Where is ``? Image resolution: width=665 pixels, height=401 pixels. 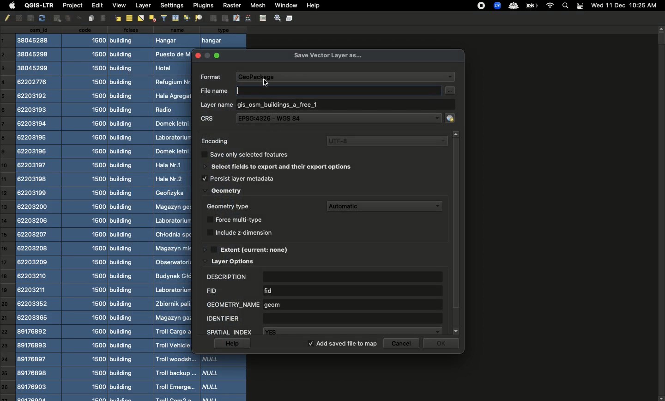
 is located at coordinates (267, 83).